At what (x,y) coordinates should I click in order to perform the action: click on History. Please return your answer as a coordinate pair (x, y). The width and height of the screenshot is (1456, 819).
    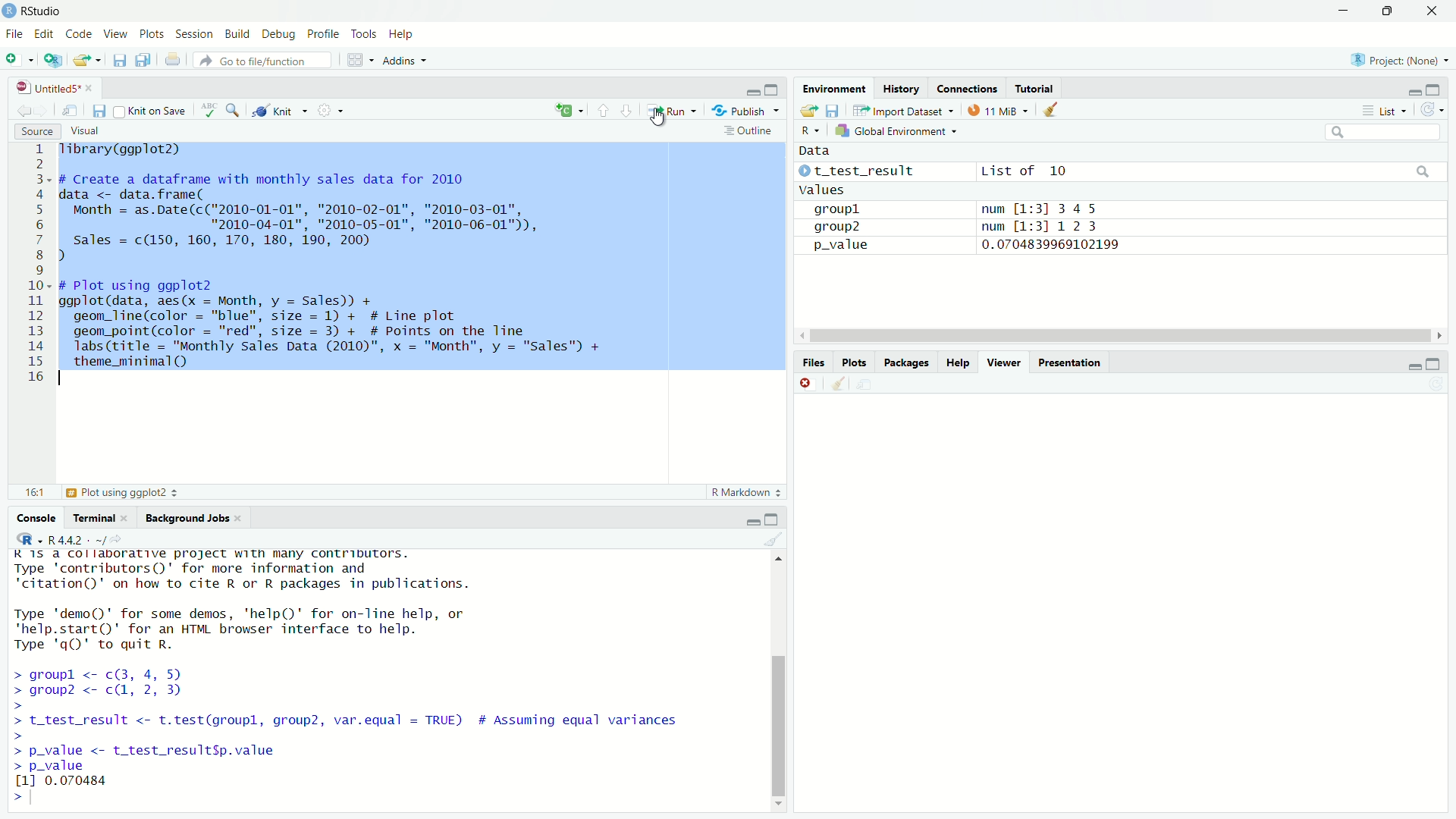
    Looking at the image, I should click on (902, 87).